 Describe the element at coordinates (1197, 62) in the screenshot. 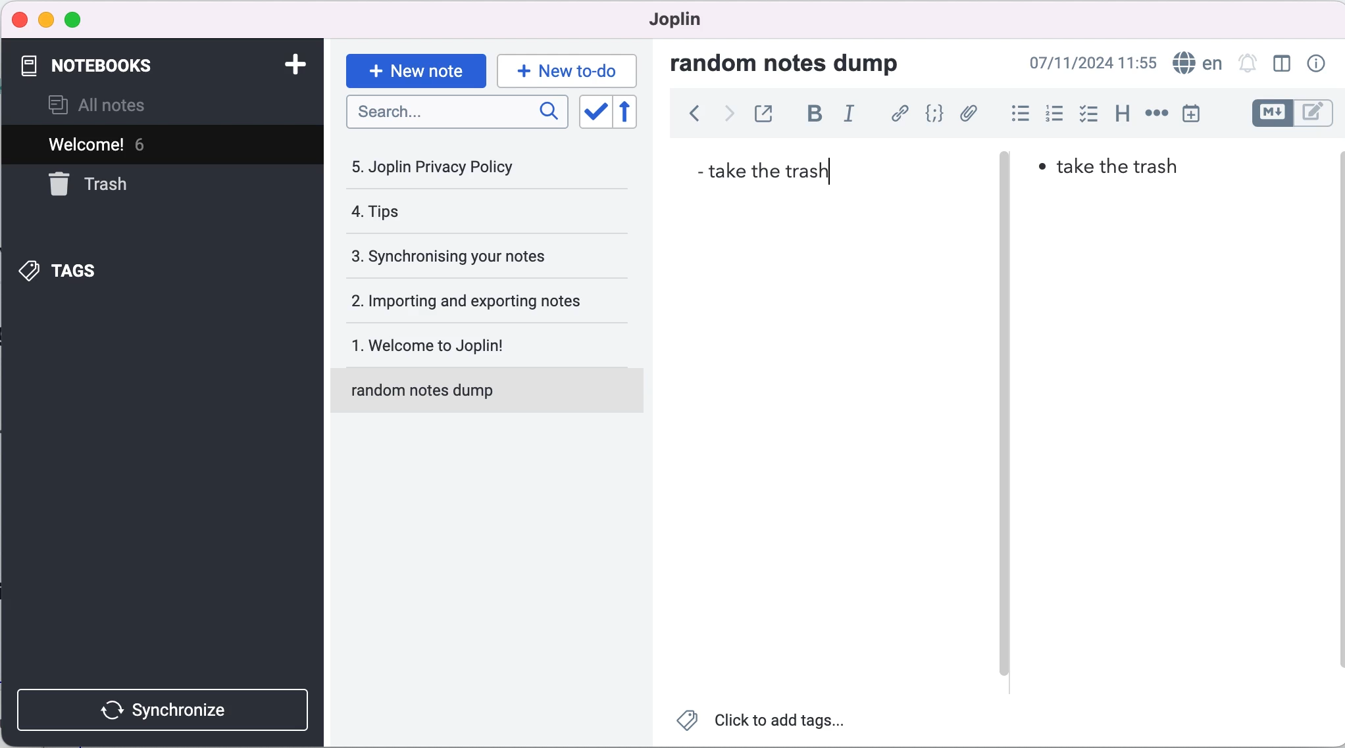

I see `language` at that location.